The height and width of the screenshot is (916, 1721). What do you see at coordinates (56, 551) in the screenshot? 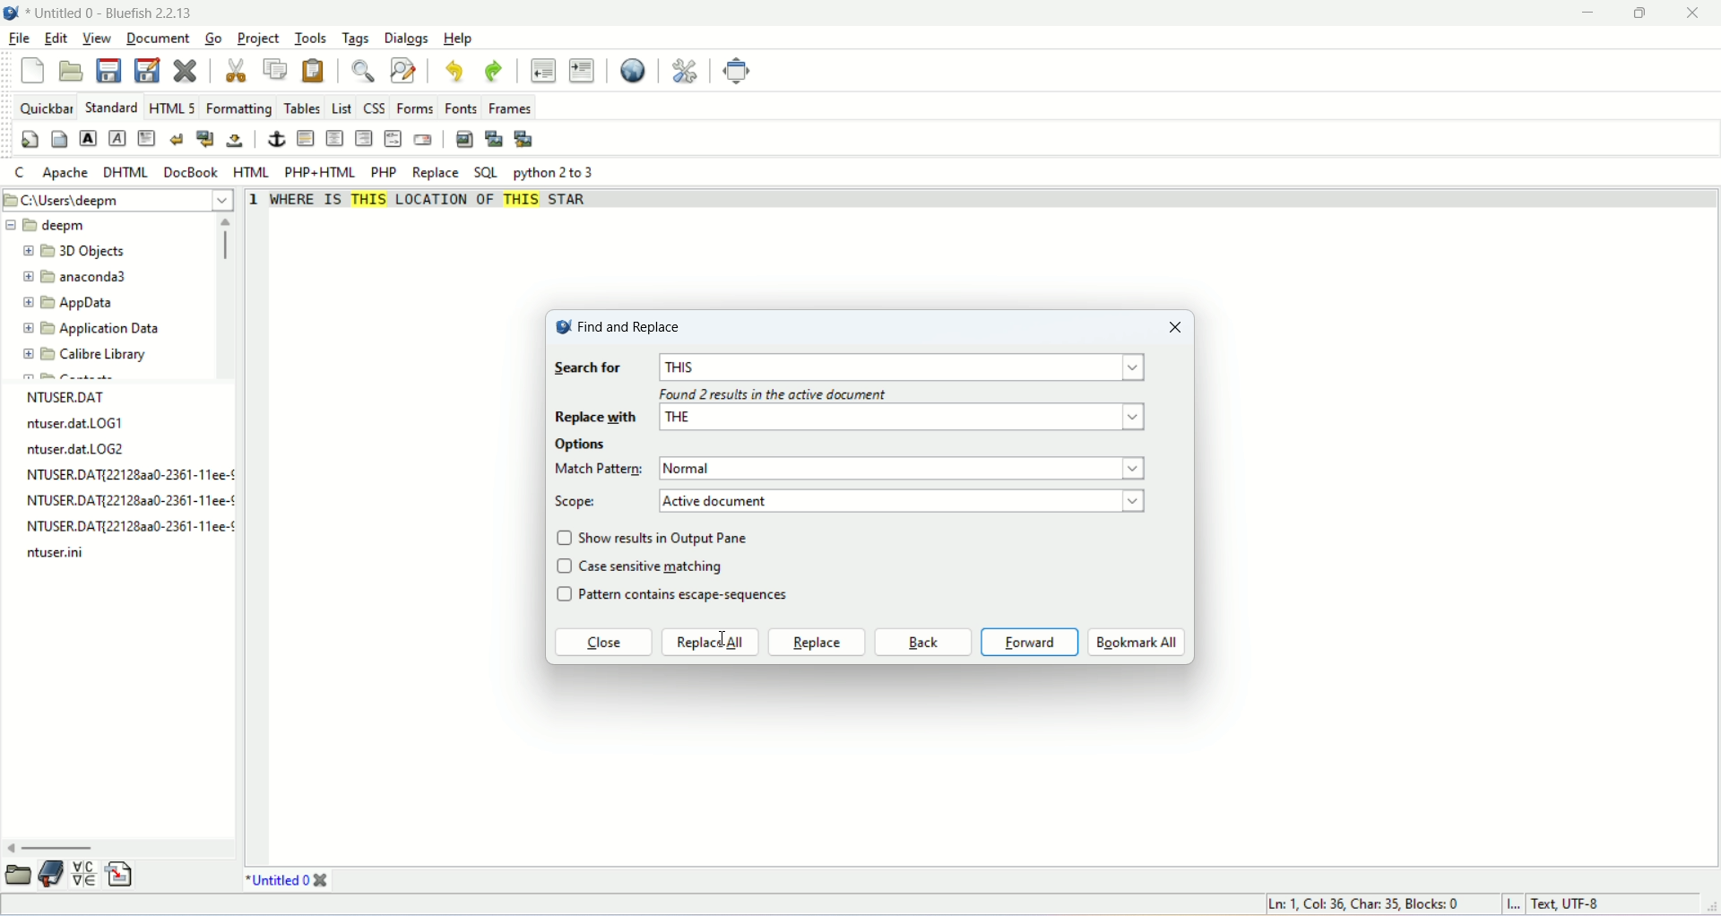
I see `file name` at bounding box center [56, 551].